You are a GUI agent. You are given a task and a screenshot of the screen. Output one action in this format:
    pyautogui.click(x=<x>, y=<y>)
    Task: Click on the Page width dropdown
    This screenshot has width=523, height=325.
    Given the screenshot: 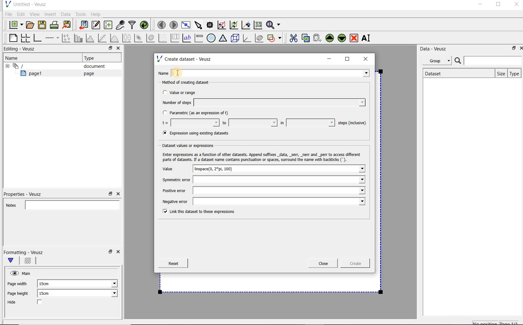 What is the action you would take?
    pyautogui.click(x=107, y=284)
    